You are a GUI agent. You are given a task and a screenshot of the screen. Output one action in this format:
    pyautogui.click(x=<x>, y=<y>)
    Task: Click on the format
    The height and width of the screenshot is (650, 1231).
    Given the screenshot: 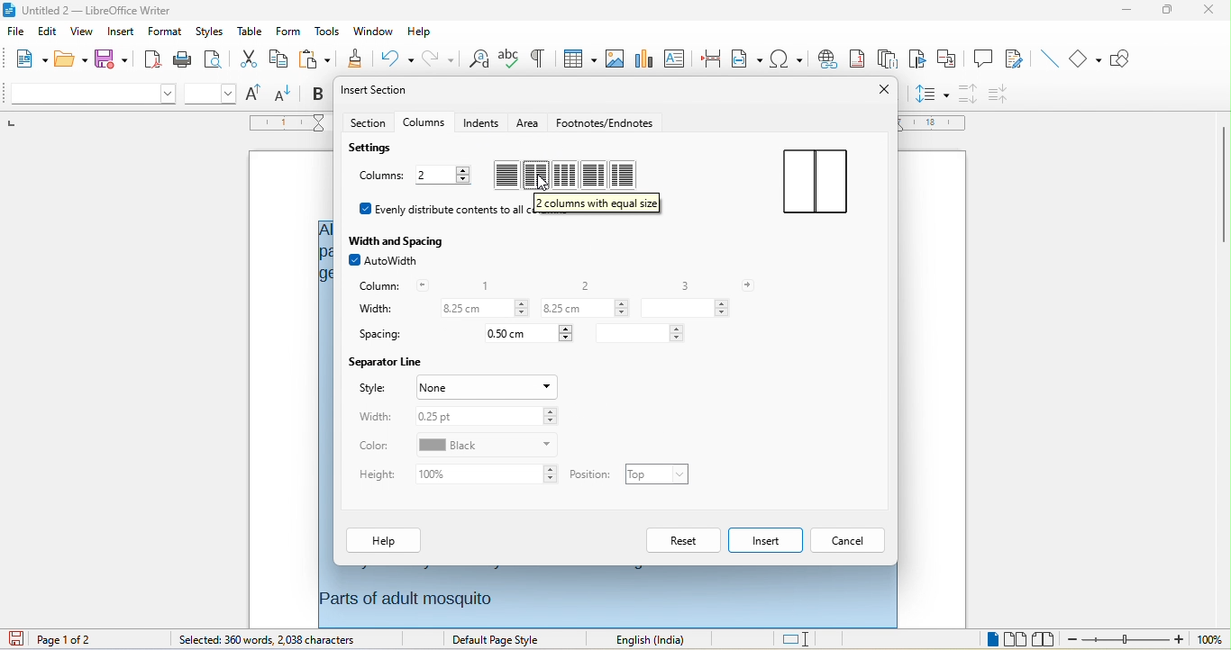 What is the action you would take?
    pyautogui.click(x=164, y=32)
    